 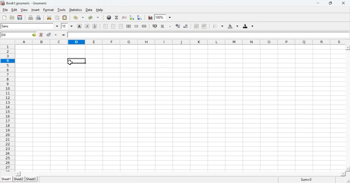 I want to click on Split cells, so click(x=144, y=26).